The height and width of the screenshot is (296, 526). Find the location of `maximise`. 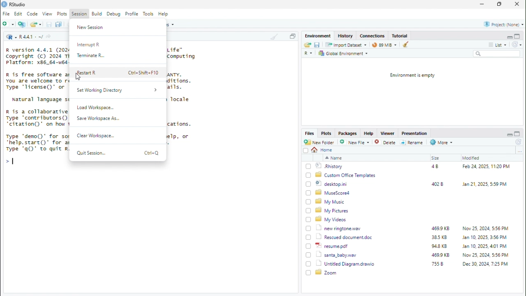

maximise is located at coordinates (517, 36).